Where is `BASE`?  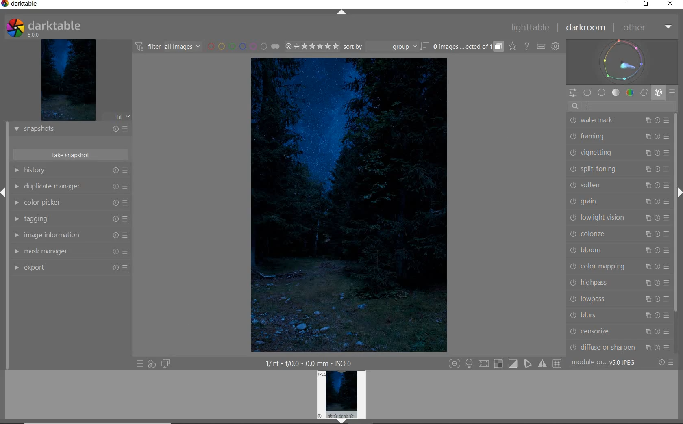 BASE is located at coordinates (602, 92).